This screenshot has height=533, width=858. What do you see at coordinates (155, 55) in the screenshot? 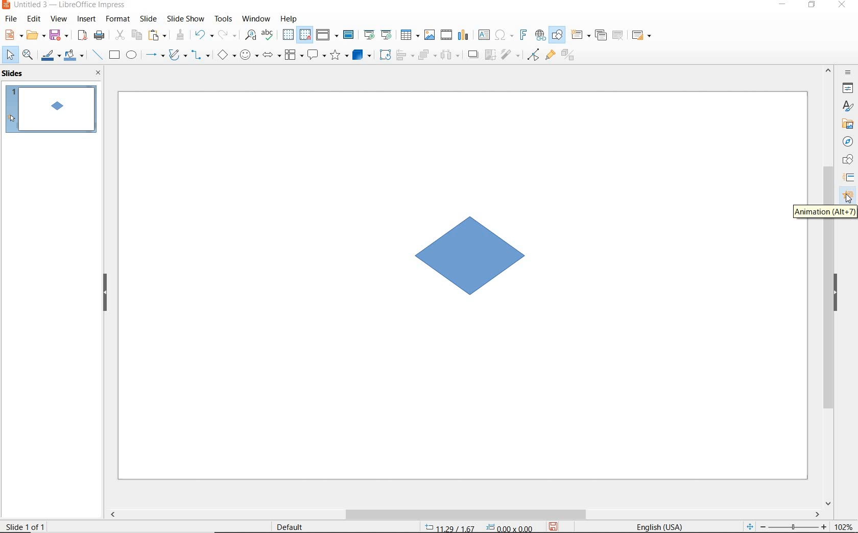
I see `lines and arrows` at bounding box center [155, 55].